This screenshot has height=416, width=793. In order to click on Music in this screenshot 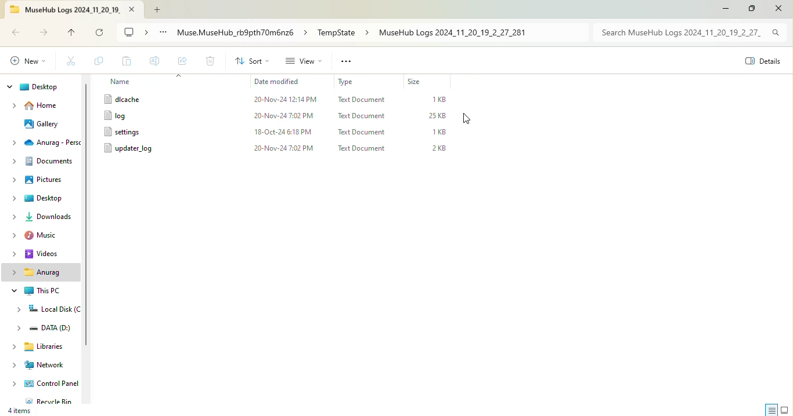, I will do `click(38, 233)`.